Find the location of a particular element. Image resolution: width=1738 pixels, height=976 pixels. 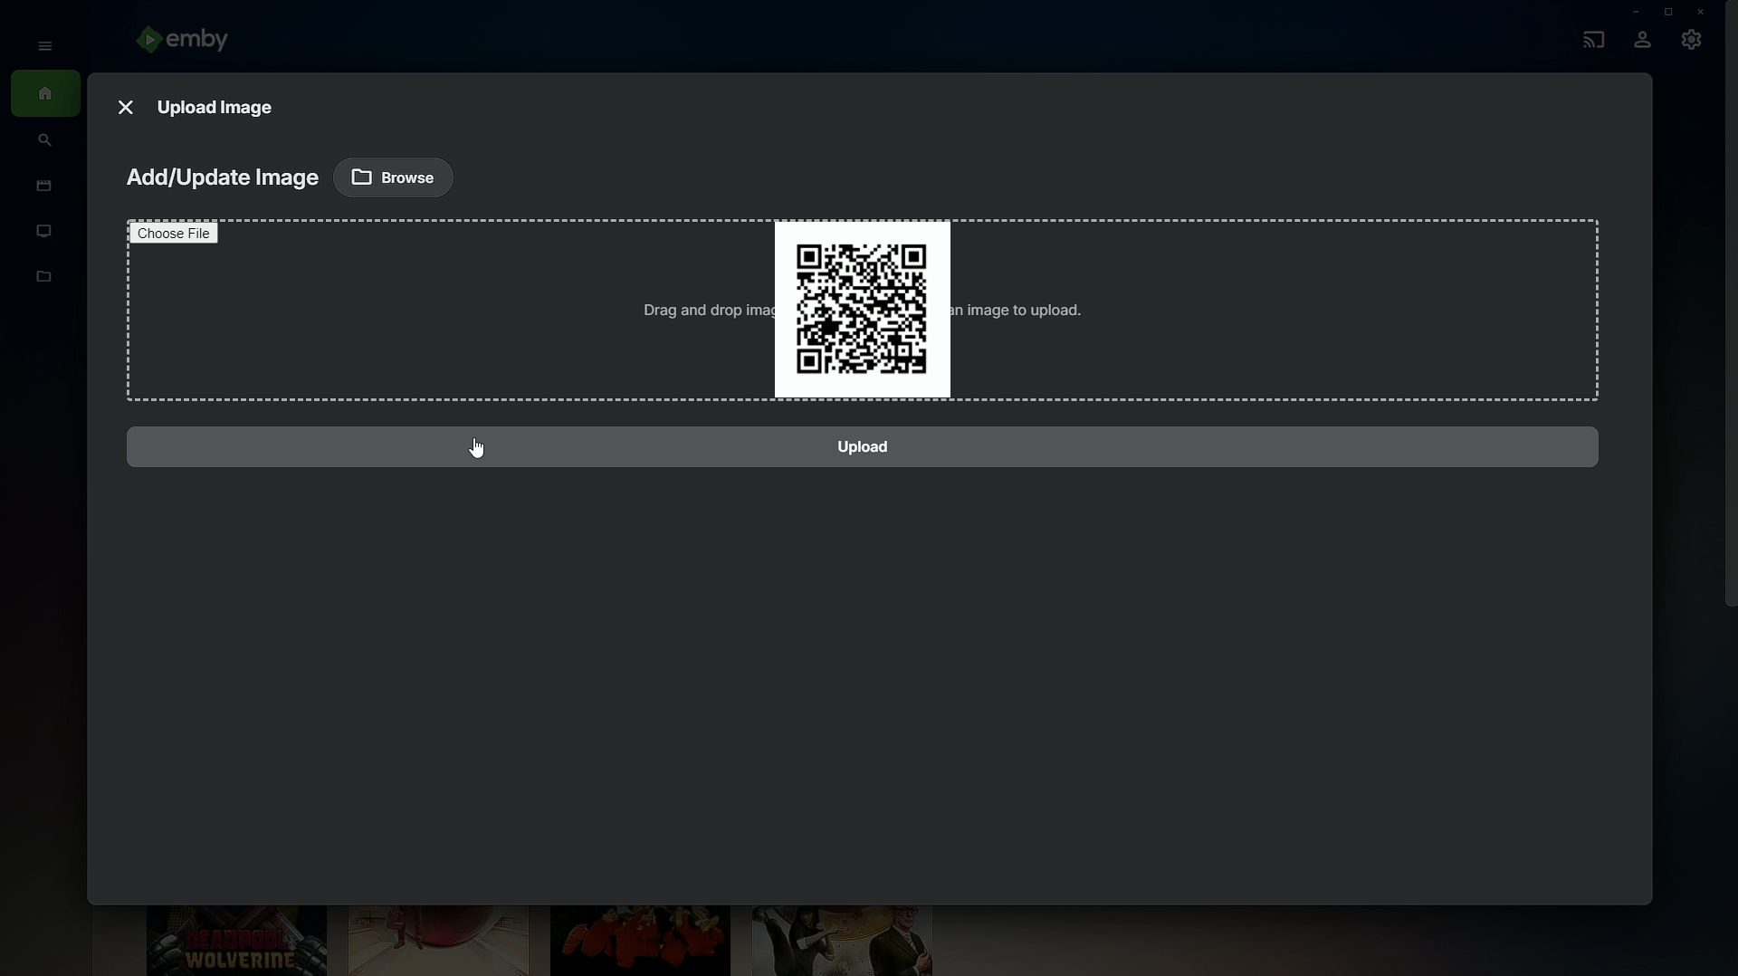

emby is located at coordinates (190, 42).